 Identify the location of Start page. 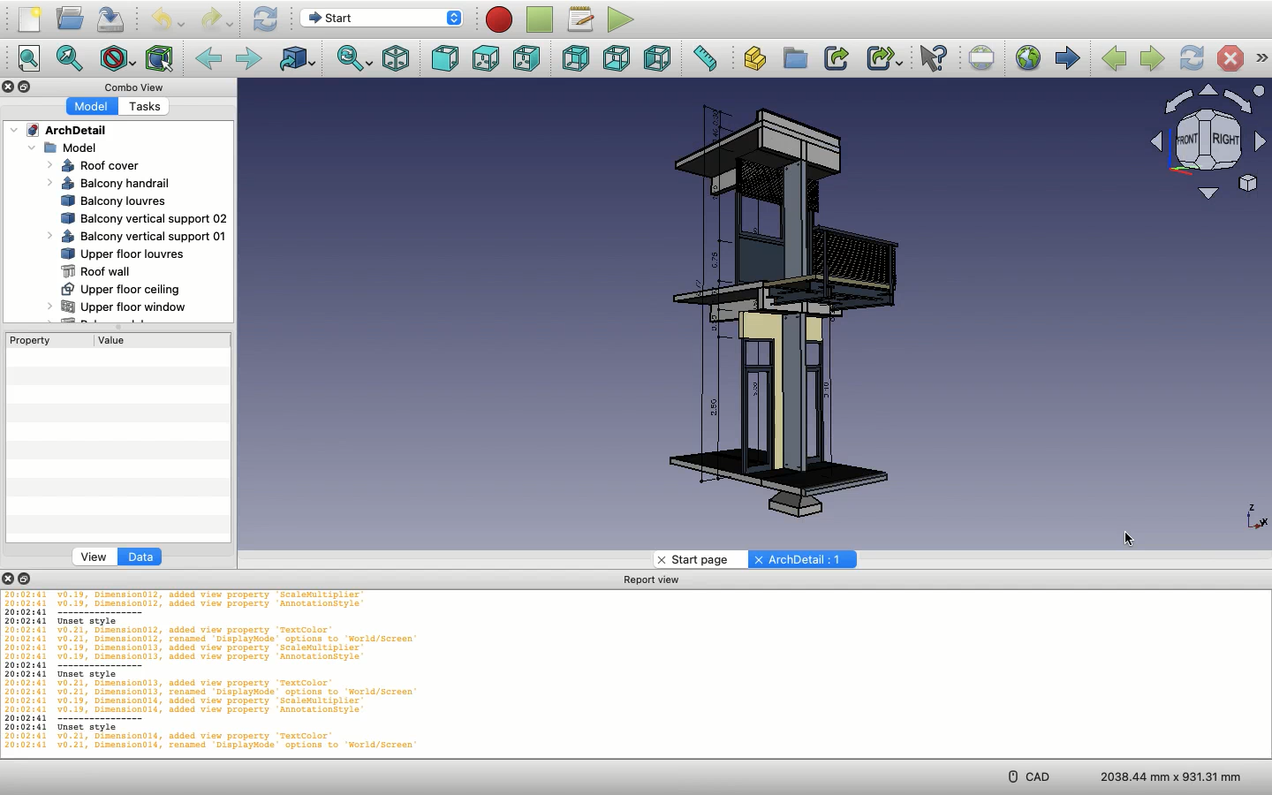
(1067, 58).